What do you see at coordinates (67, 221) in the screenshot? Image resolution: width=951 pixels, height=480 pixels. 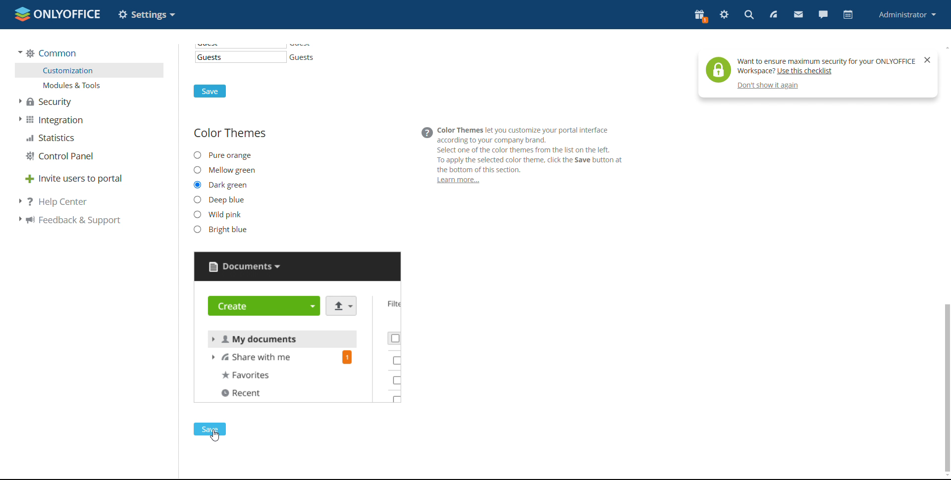 I see `feedback support` at bounding box center [67, 221].